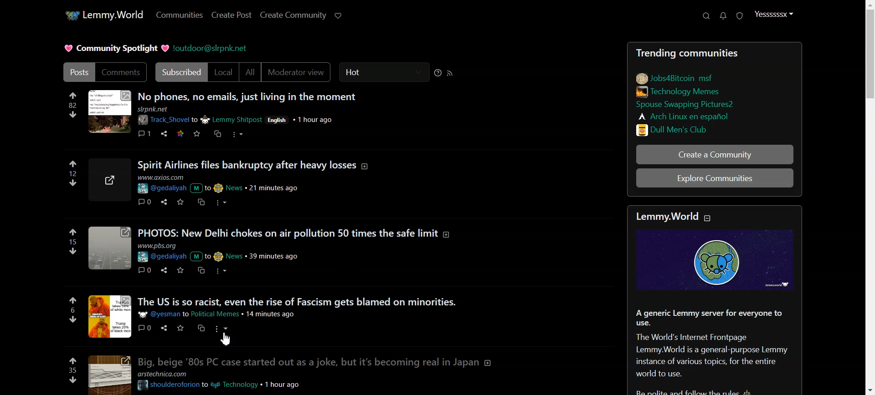 The width and height of the screenshot is (875, 395). Describe the element at coordinates (73, 360) in the screenshot. I see `upvote` at that location.